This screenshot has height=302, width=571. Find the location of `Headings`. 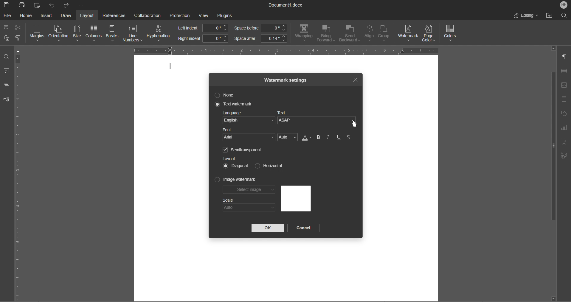

Headings is located at coordinates (6, 85).